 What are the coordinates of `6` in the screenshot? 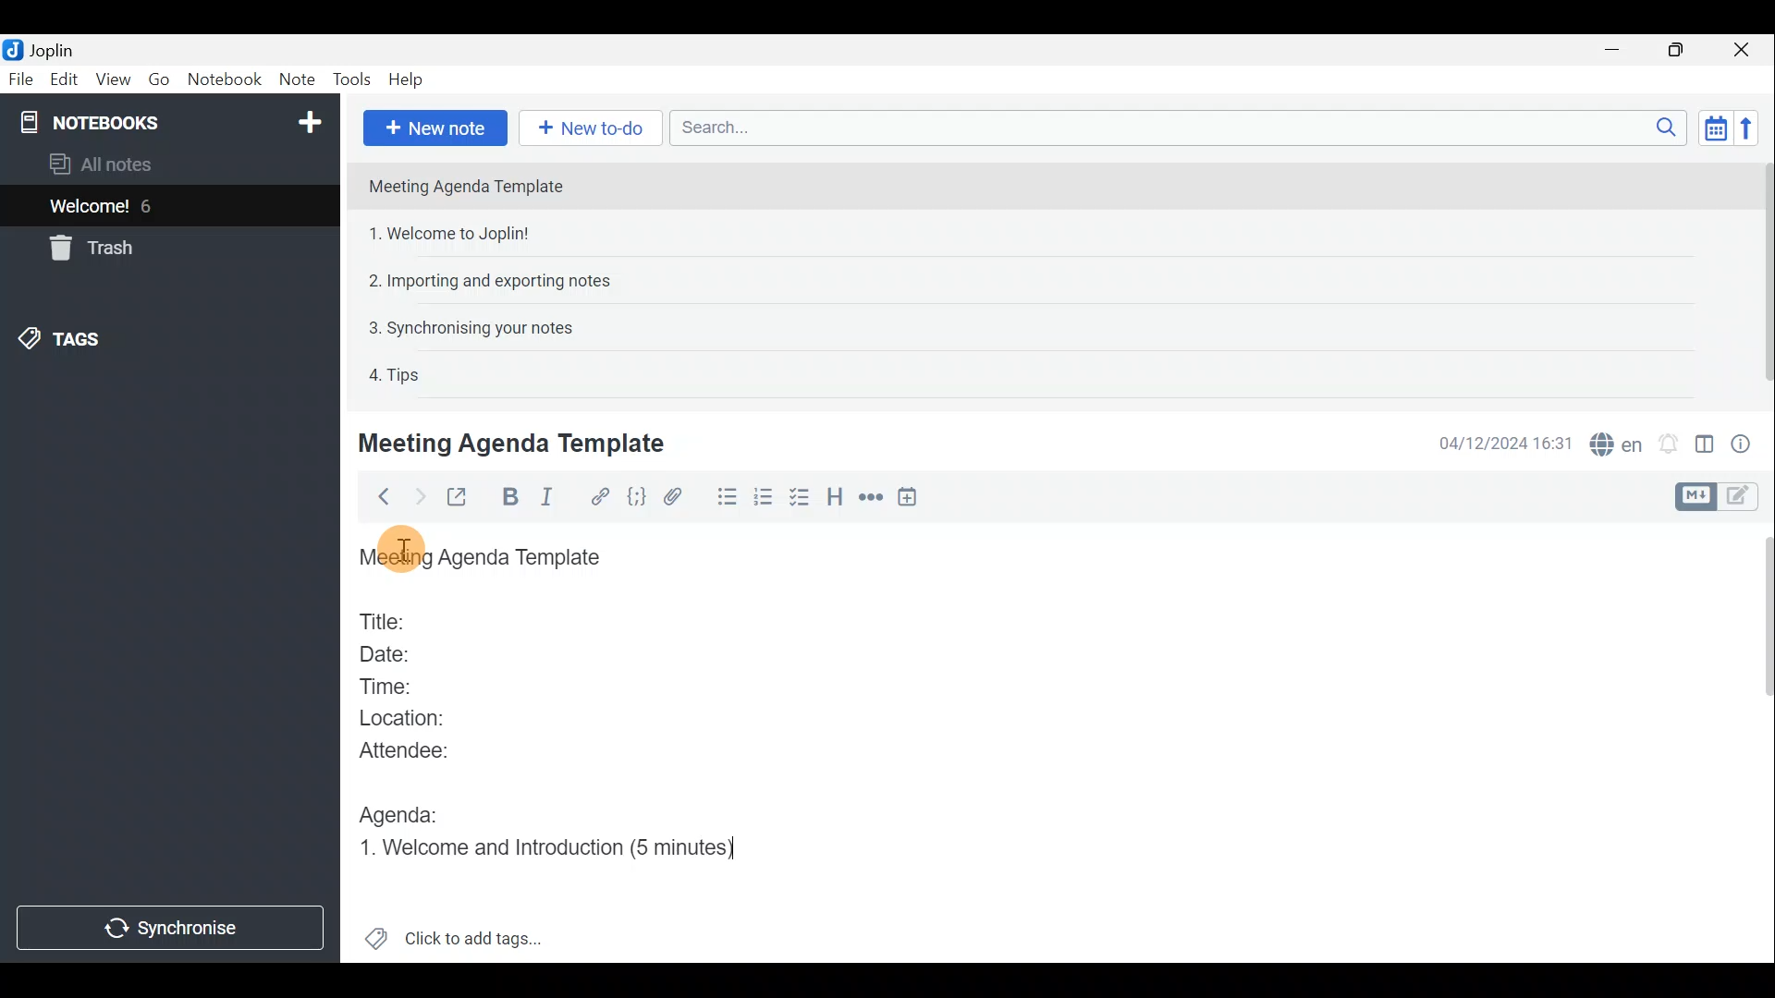 It's located at (152, 206).